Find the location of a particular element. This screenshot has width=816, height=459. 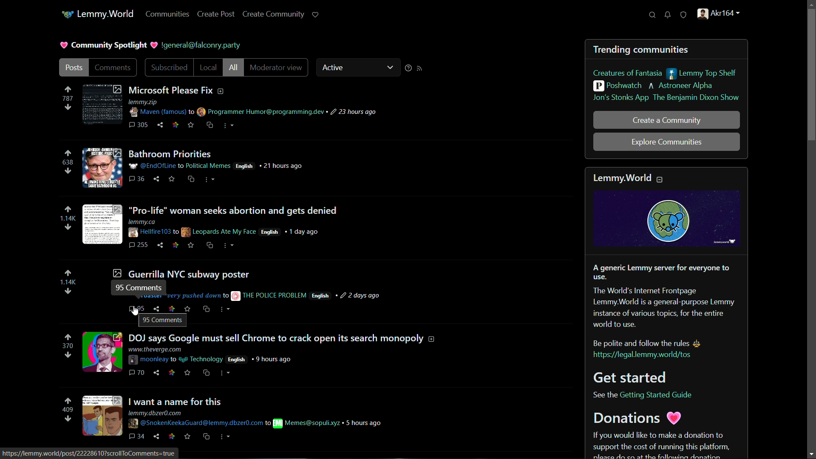

astroneer alpha is located at coordinates (672, 87).